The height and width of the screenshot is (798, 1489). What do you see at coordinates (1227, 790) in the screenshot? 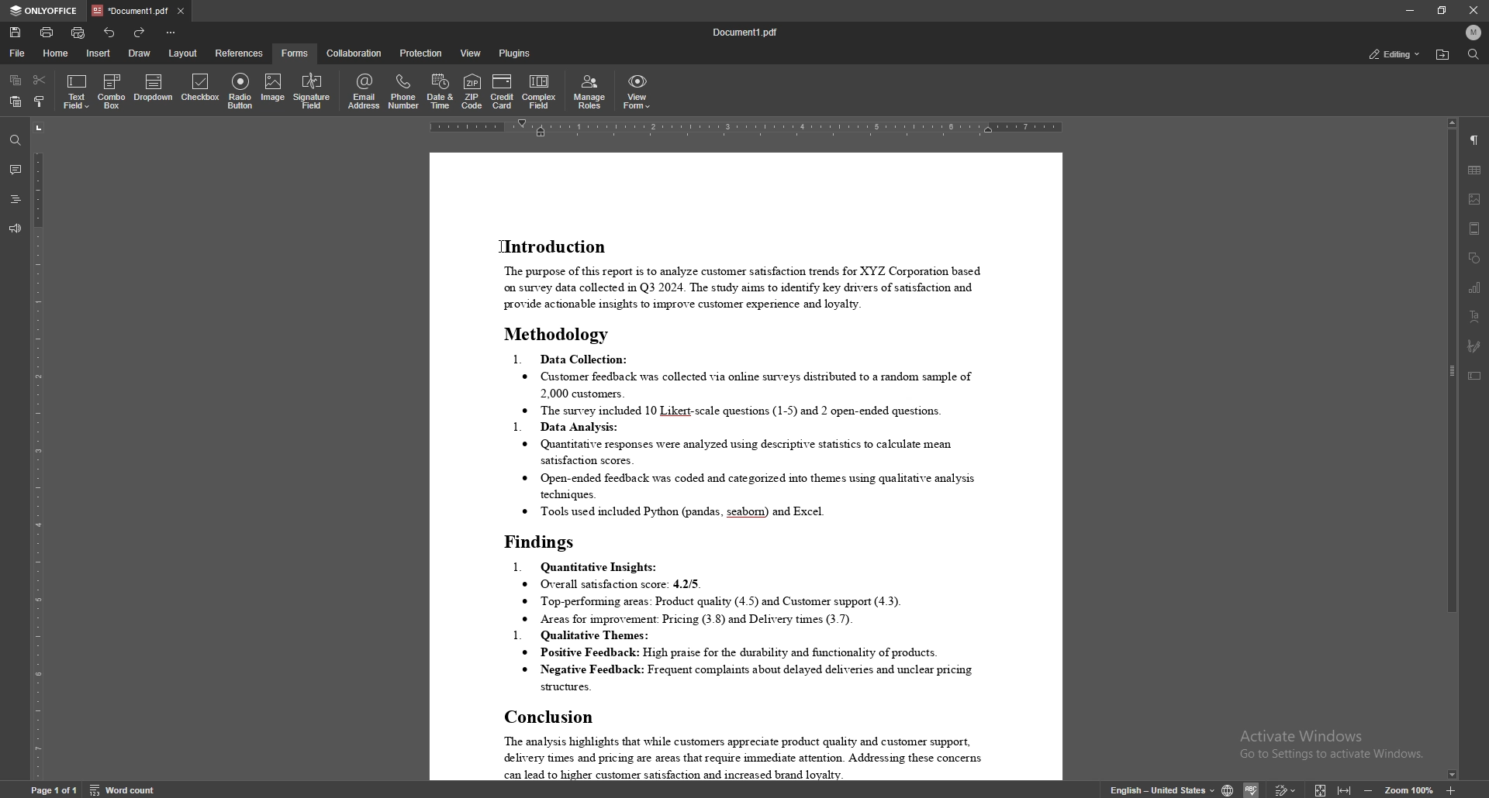
I see `change doc language` at bounding box center [1227, 790].